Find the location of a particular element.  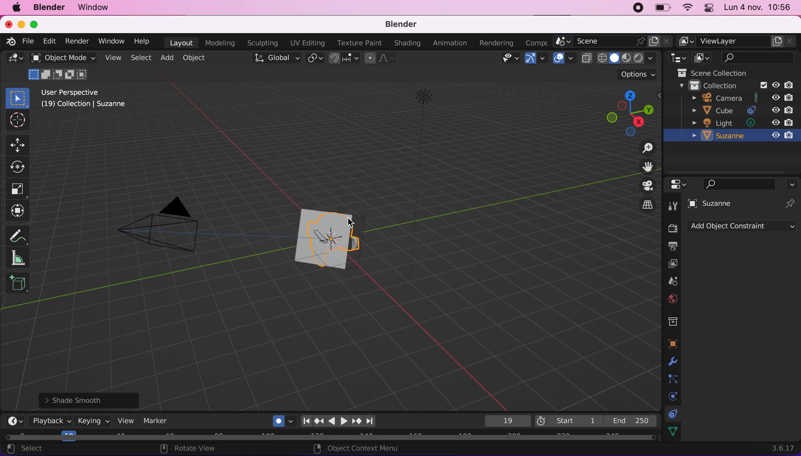

add is located at coordinates (167, 57).